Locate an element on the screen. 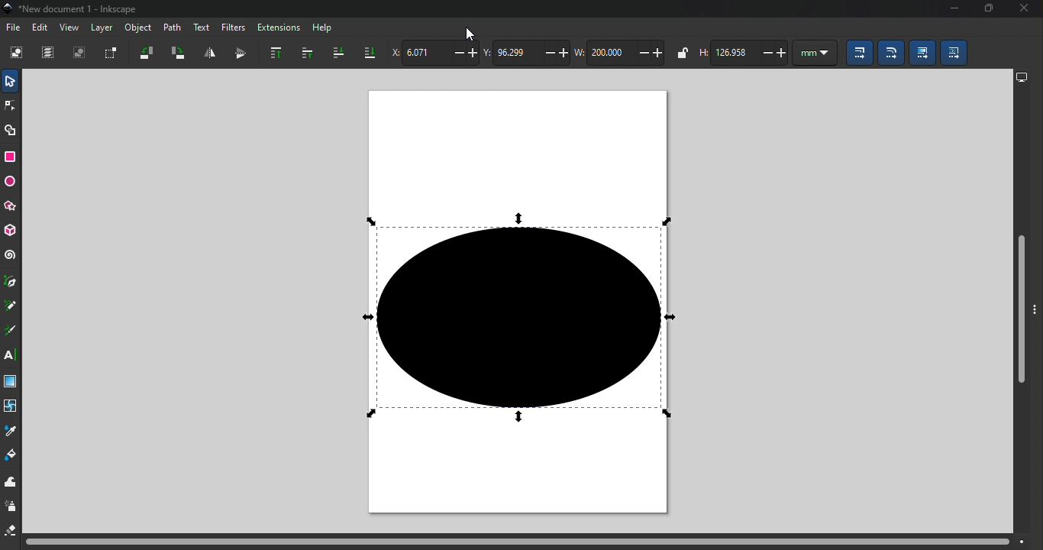  Toggle selection box to select all touched objects is located at coordinates (109, 53).